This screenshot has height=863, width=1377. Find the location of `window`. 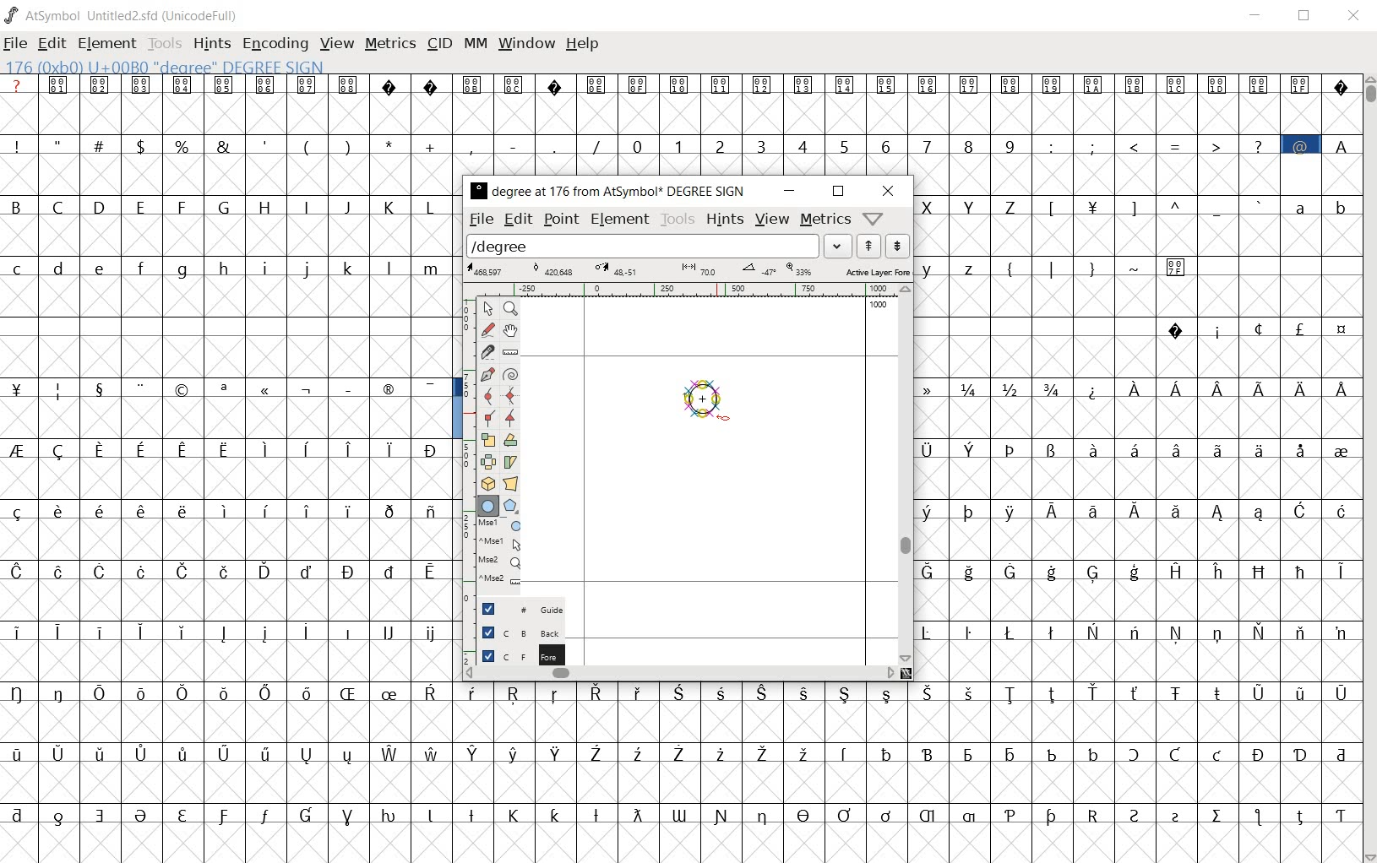

window is located at coordinates (528, 42).